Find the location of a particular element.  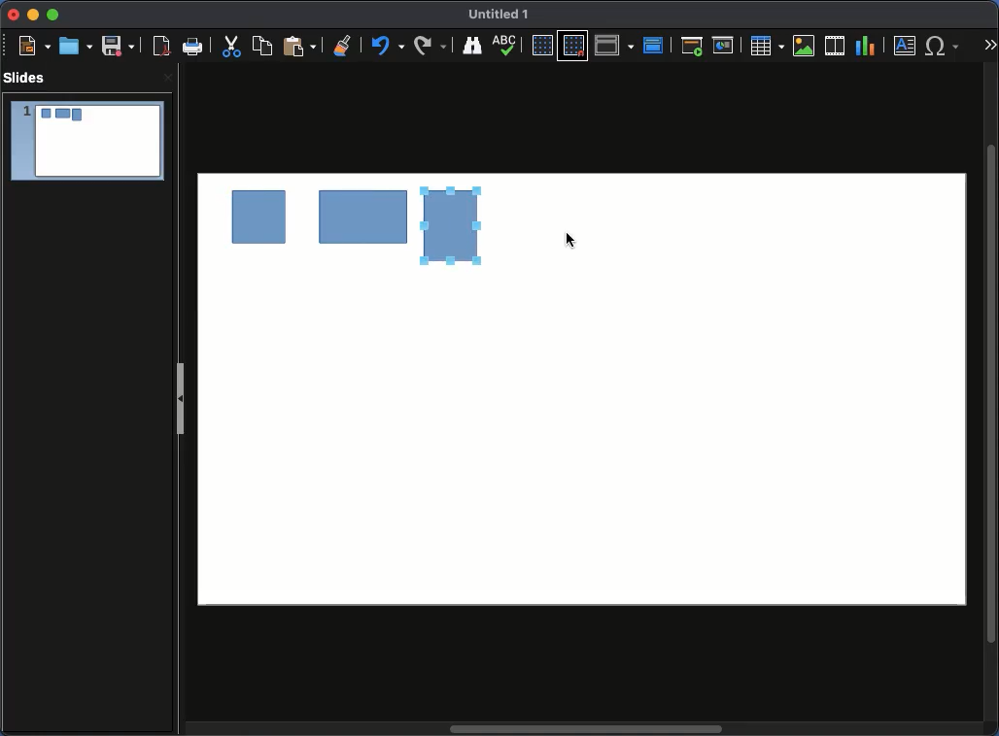

Name is located at coordinates (500, 13).